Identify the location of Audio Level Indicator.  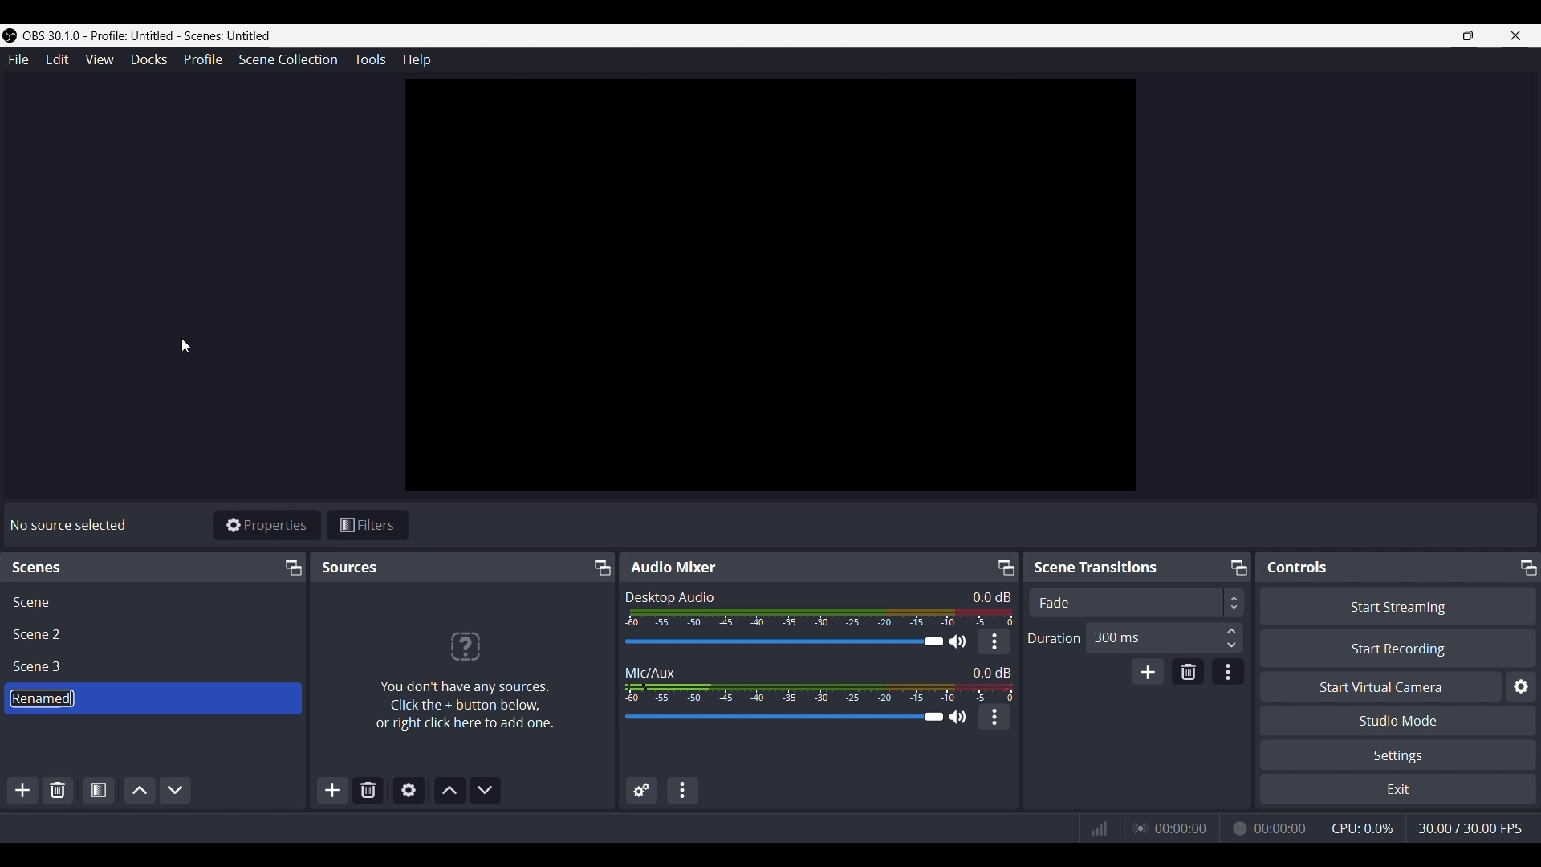
(986, 596).